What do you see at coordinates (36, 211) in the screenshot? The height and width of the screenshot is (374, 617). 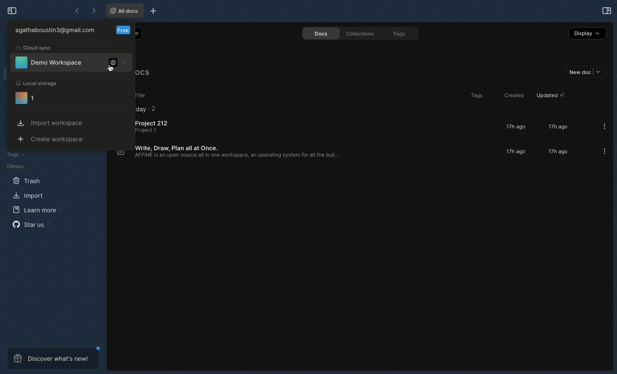 I see `Learn more` at bounding box center [36, 211].